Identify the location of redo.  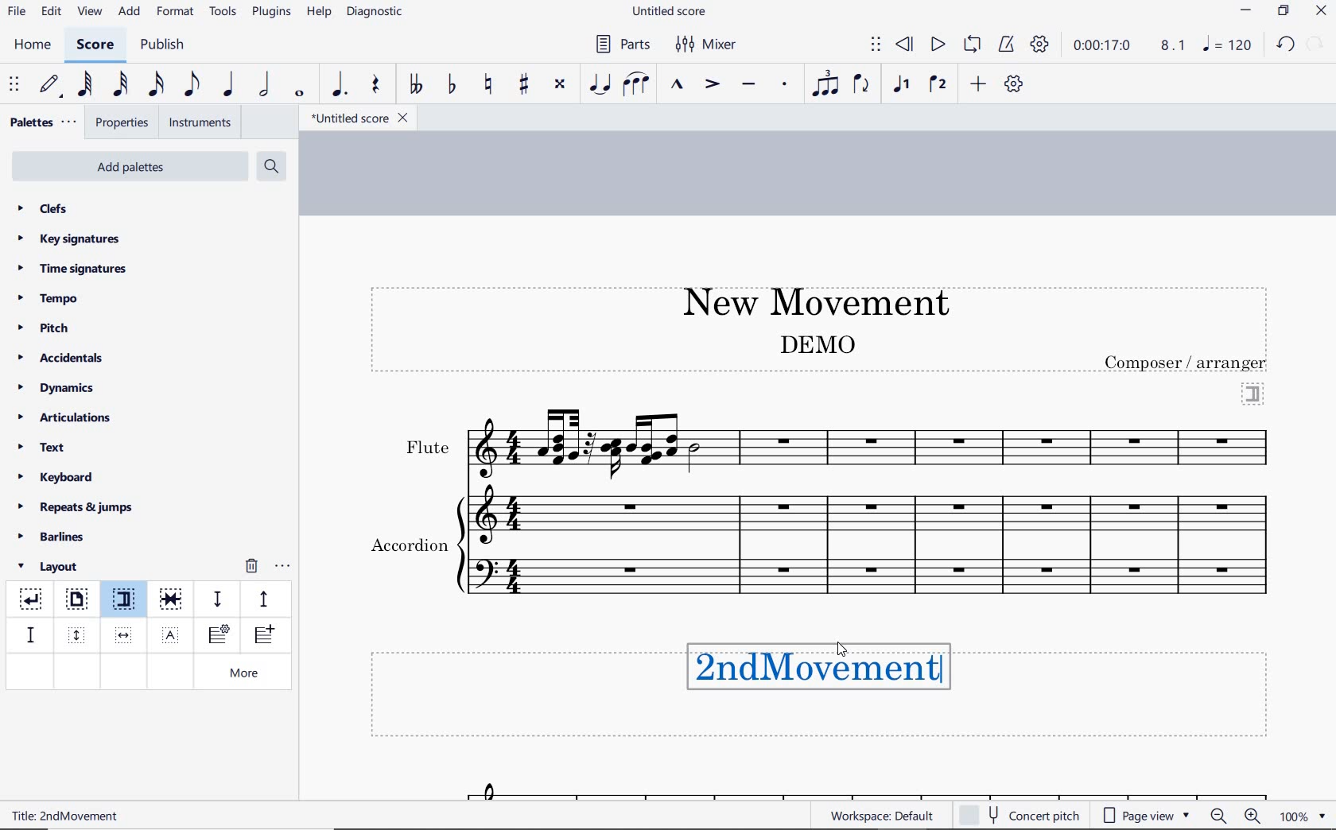
(1317, 43).